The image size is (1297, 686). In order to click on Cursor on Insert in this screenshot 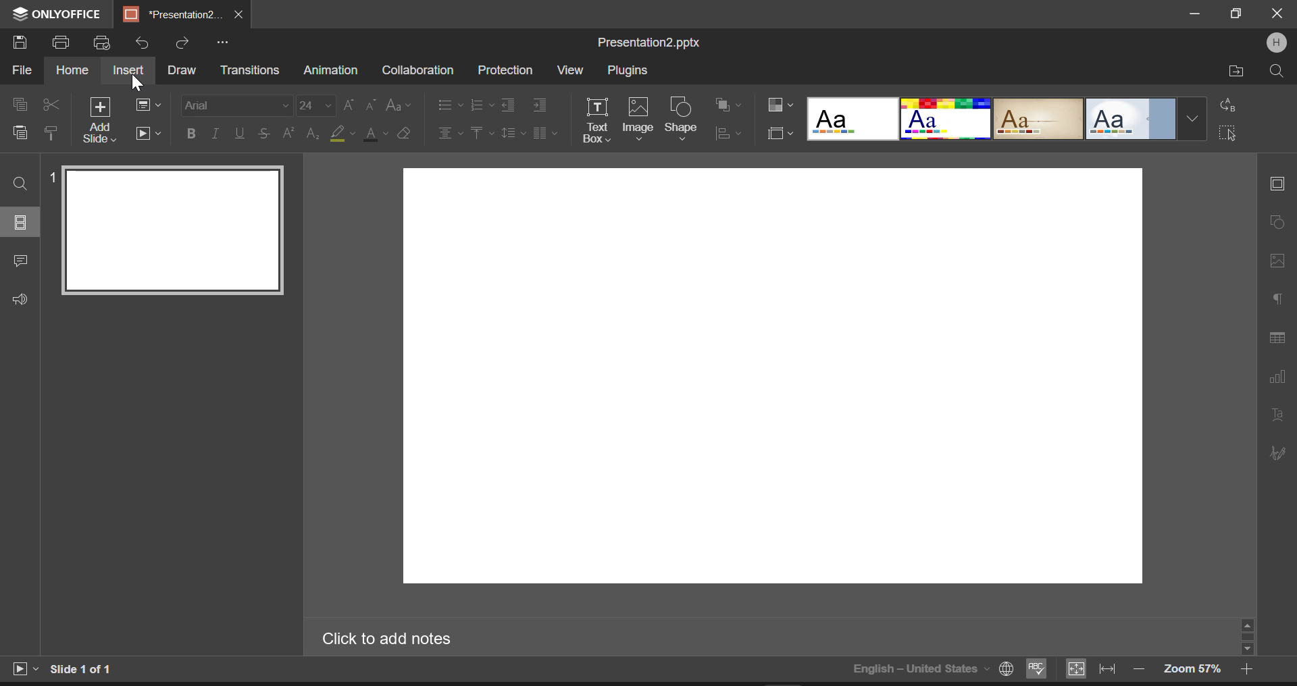, I will do `click(138, 84)`.